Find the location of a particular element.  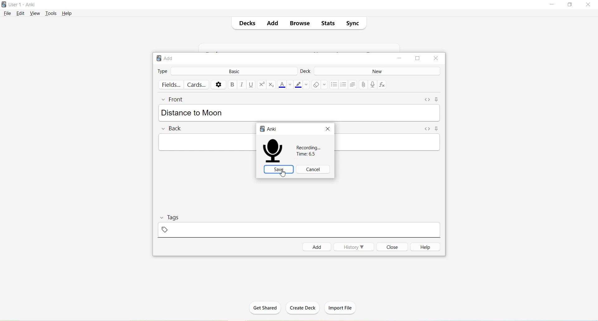

Toggle HTML Editor is located at coordinates (427, 100).